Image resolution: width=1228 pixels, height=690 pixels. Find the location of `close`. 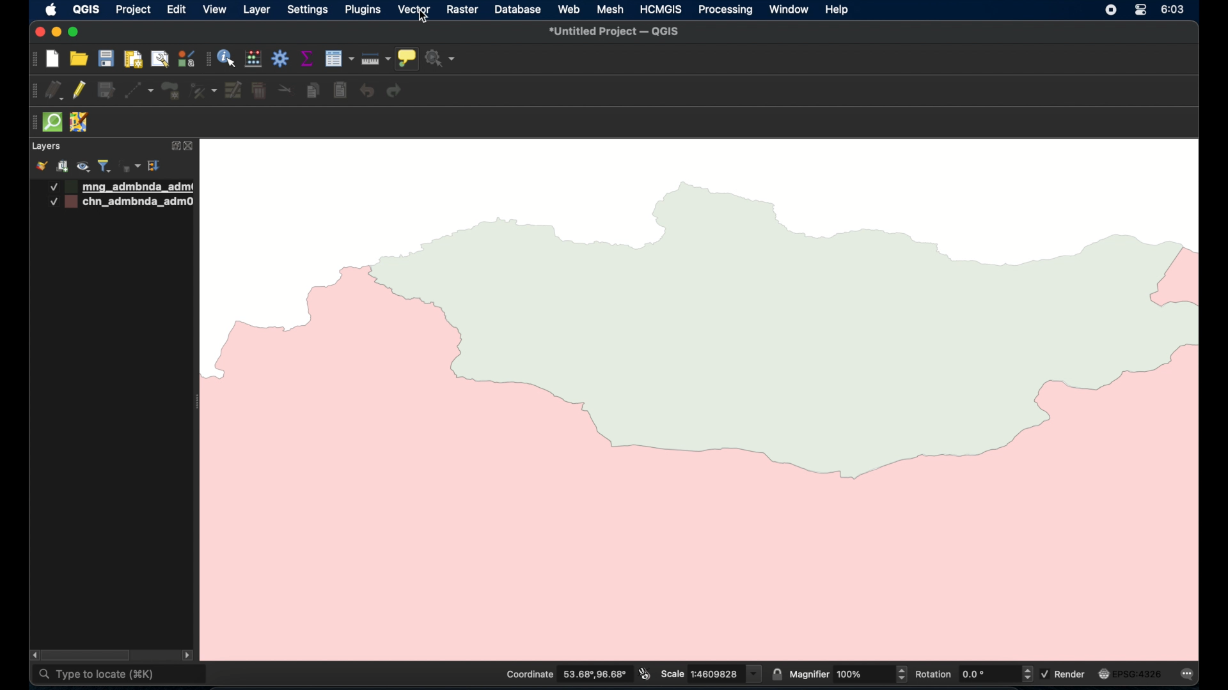

close is located at coordinates (191, 146).